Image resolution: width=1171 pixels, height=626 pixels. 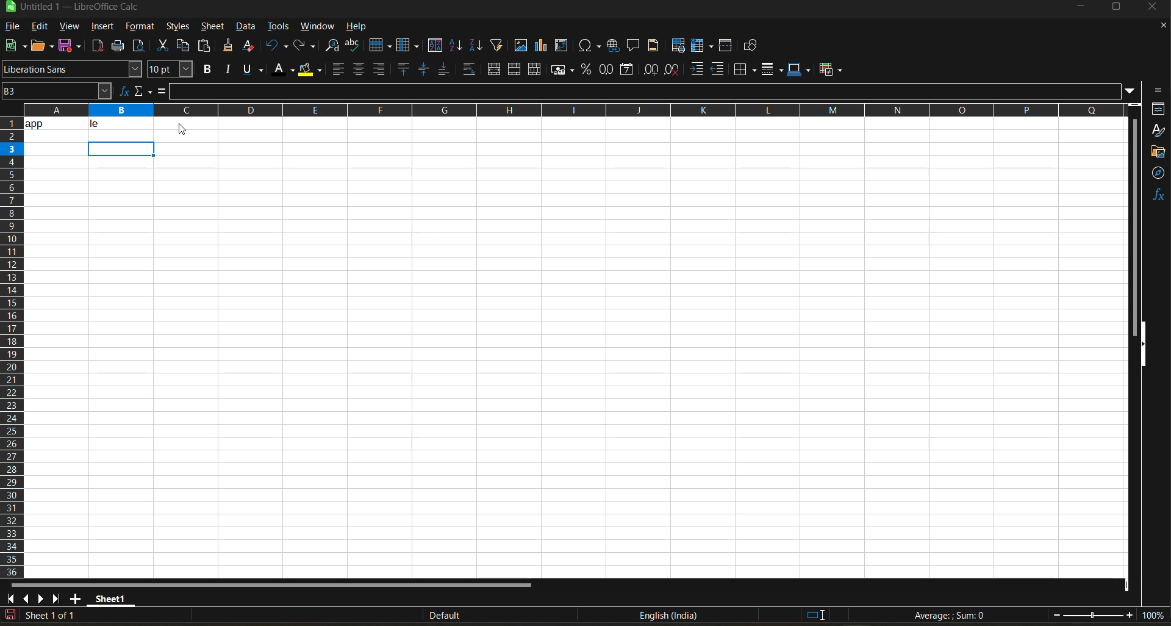 What do you see at coordinates (1115, 9) in the screenshot?
I see `maximize` at bounding box center [1115, 9].